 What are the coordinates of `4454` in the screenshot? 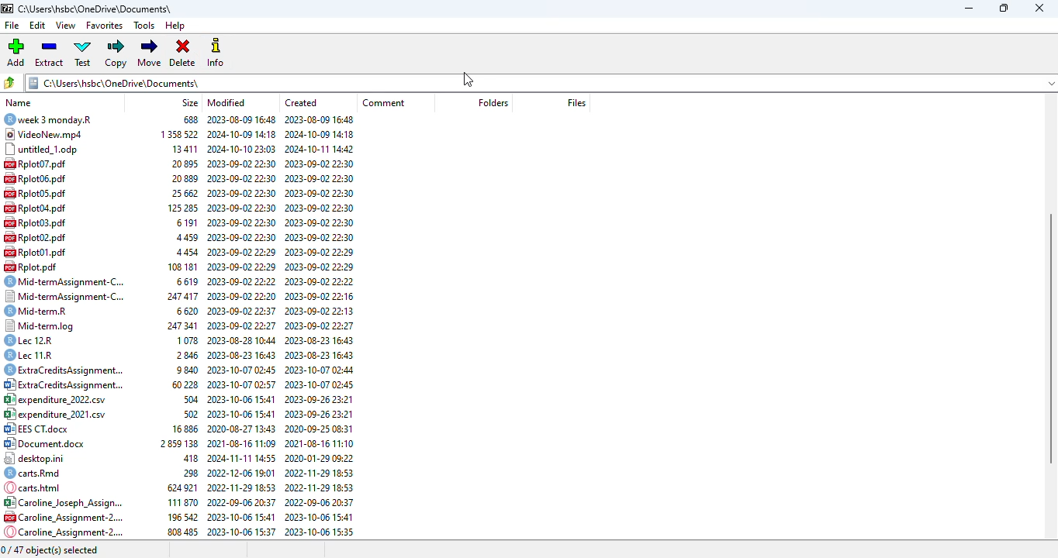 It's located at (182, 252).